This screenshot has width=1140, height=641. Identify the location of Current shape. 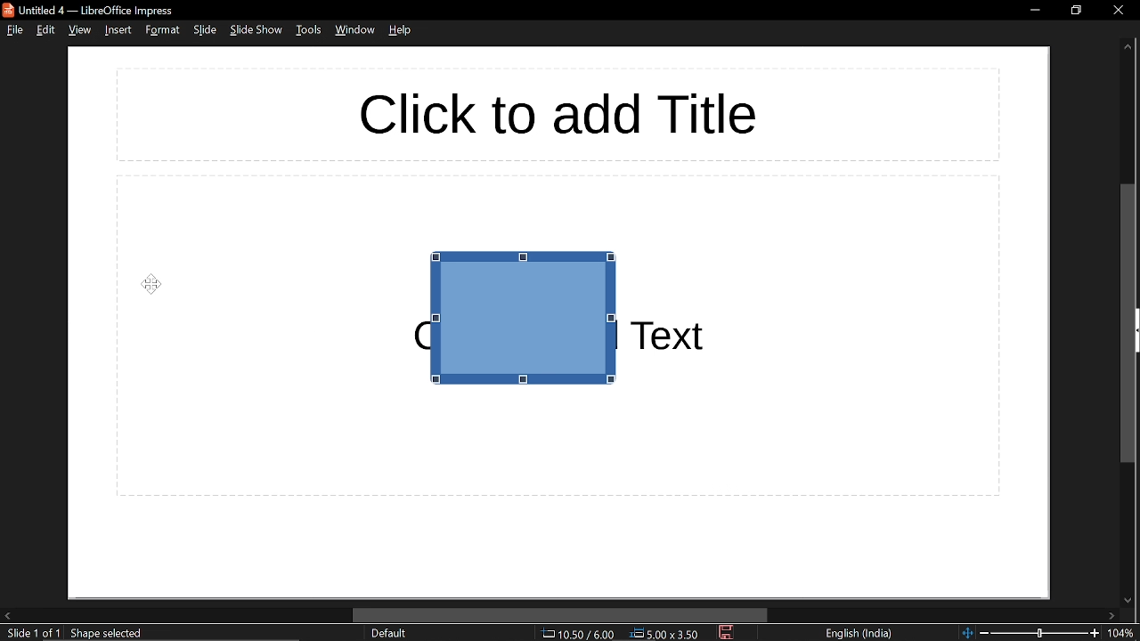
(543, 320).